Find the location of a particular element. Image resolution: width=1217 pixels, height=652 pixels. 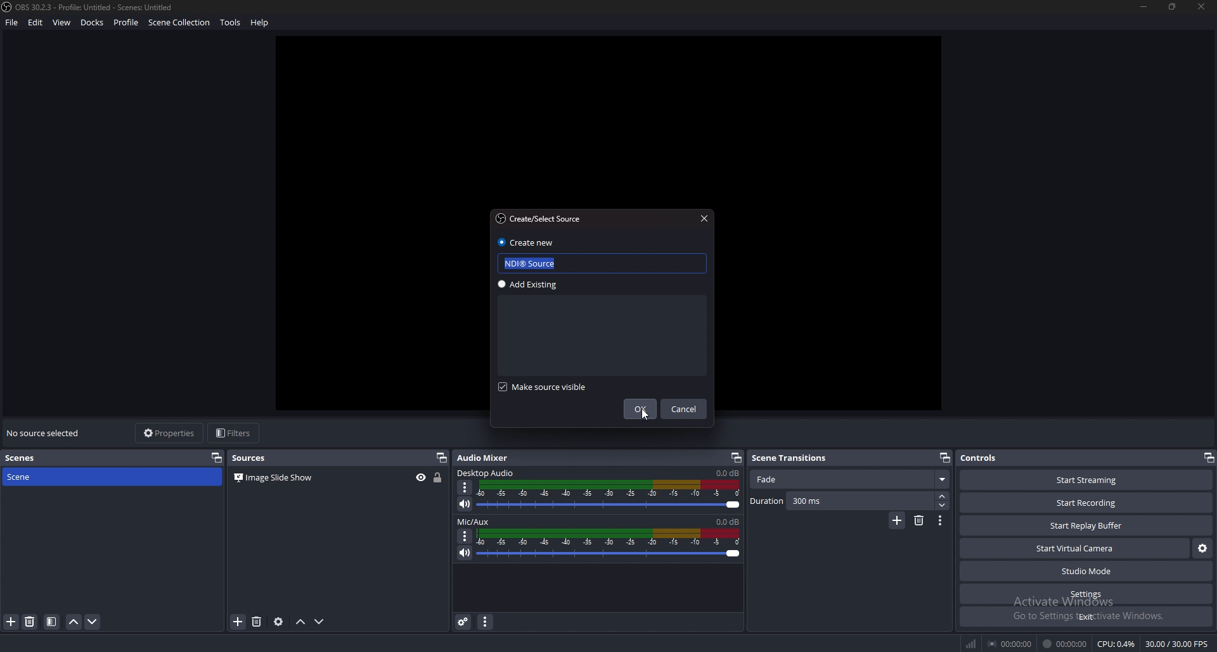

controls is located at coordinates (996, 457).